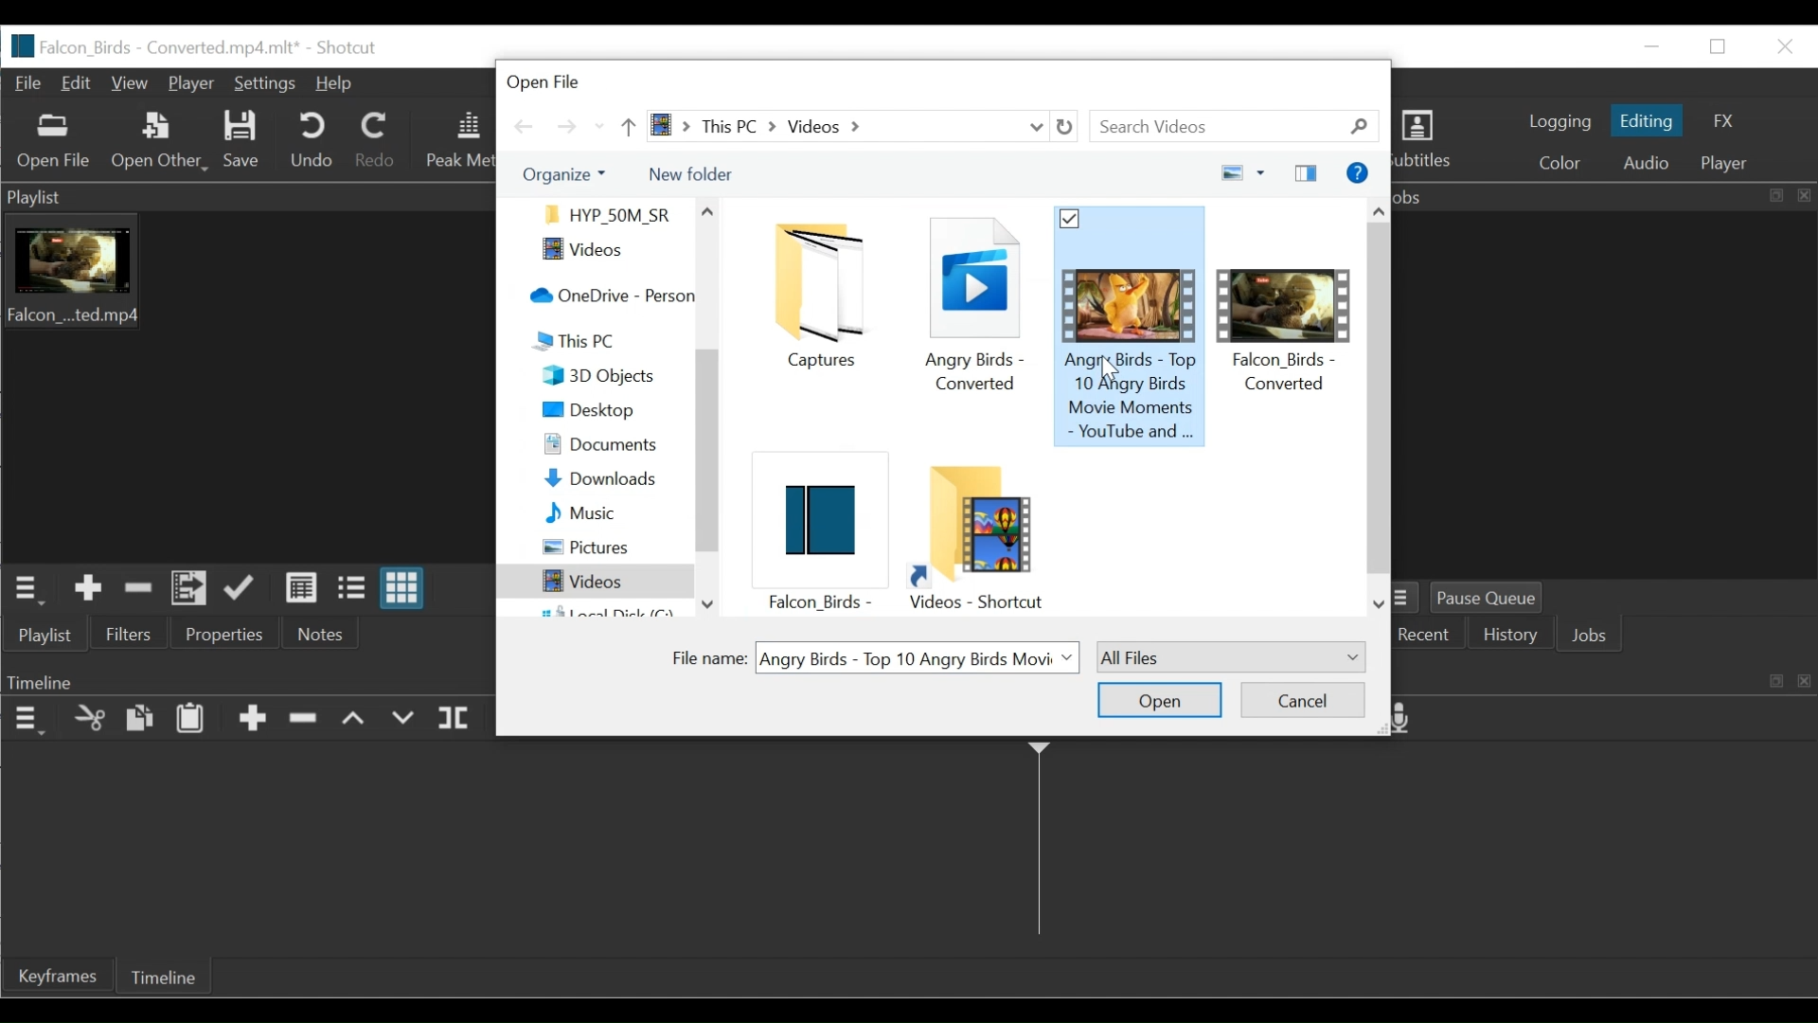  I want to click on View as icons, so click(405, 588).